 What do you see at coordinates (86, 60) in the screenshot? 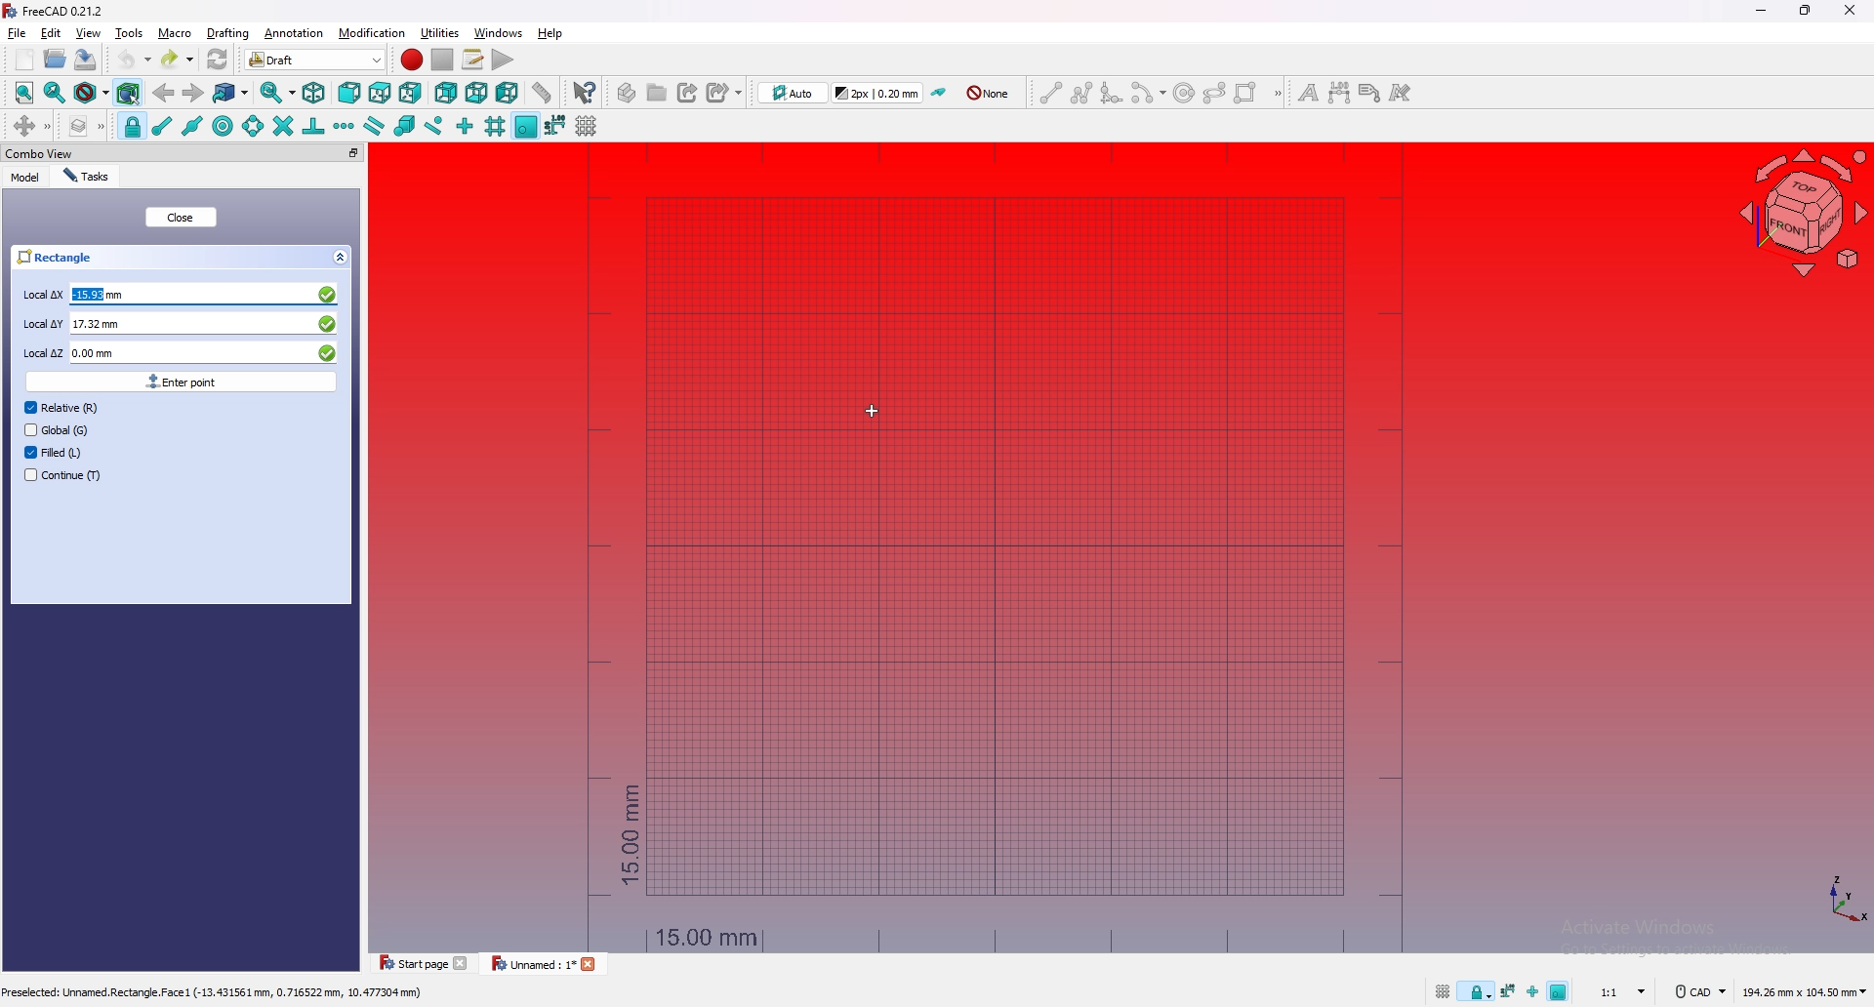
I see `save` at bounding box center [86, 60].